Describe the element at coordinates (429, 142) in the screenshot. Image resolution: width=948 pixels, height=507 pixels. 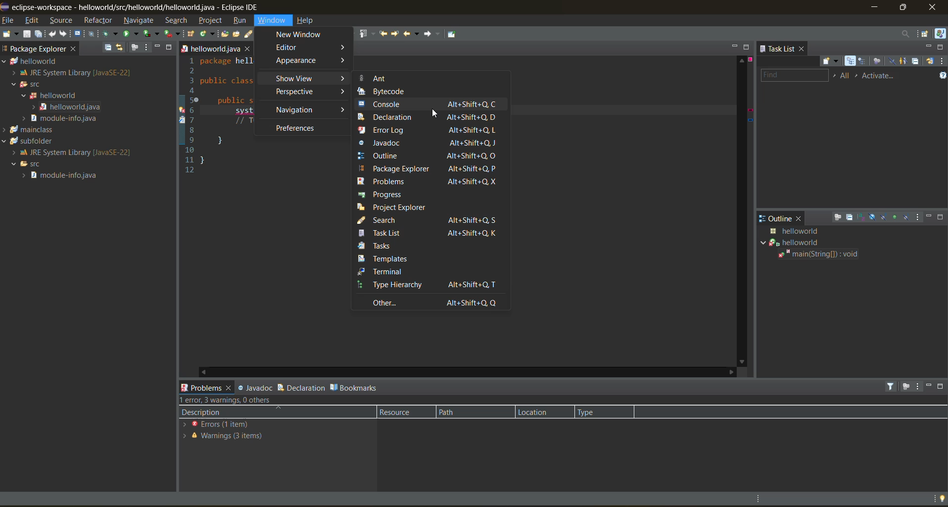
I see `javadoc` at that location.